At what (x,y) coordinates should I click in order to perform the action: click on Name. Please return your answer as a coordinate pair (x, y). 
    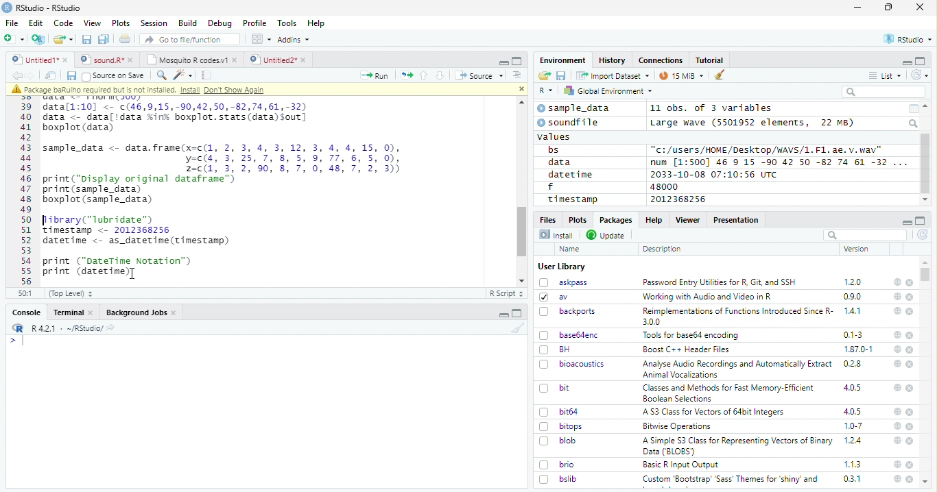
    Looking at the image, I should click on (571, 249).